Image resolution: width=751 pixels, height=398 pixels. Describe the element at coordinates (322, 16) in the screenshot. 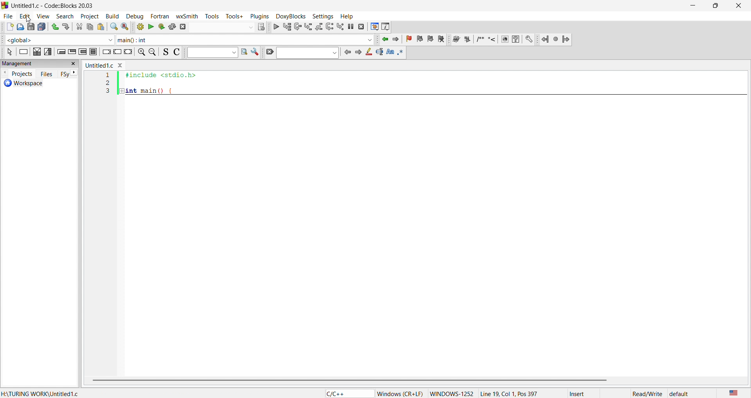

I see `setting` at that location.